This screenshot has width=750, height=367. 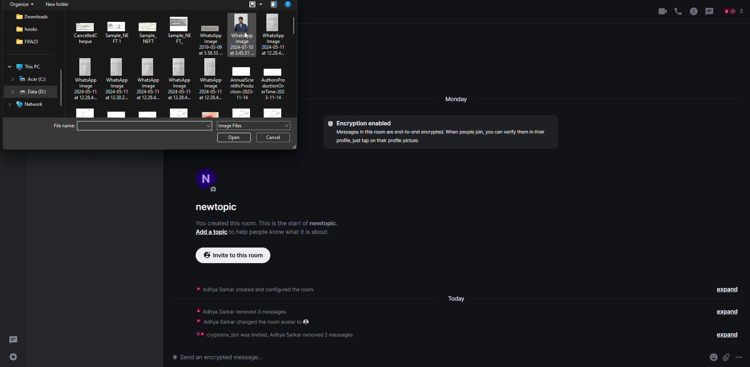 I want to click on video call, so click(x=660, y=11).